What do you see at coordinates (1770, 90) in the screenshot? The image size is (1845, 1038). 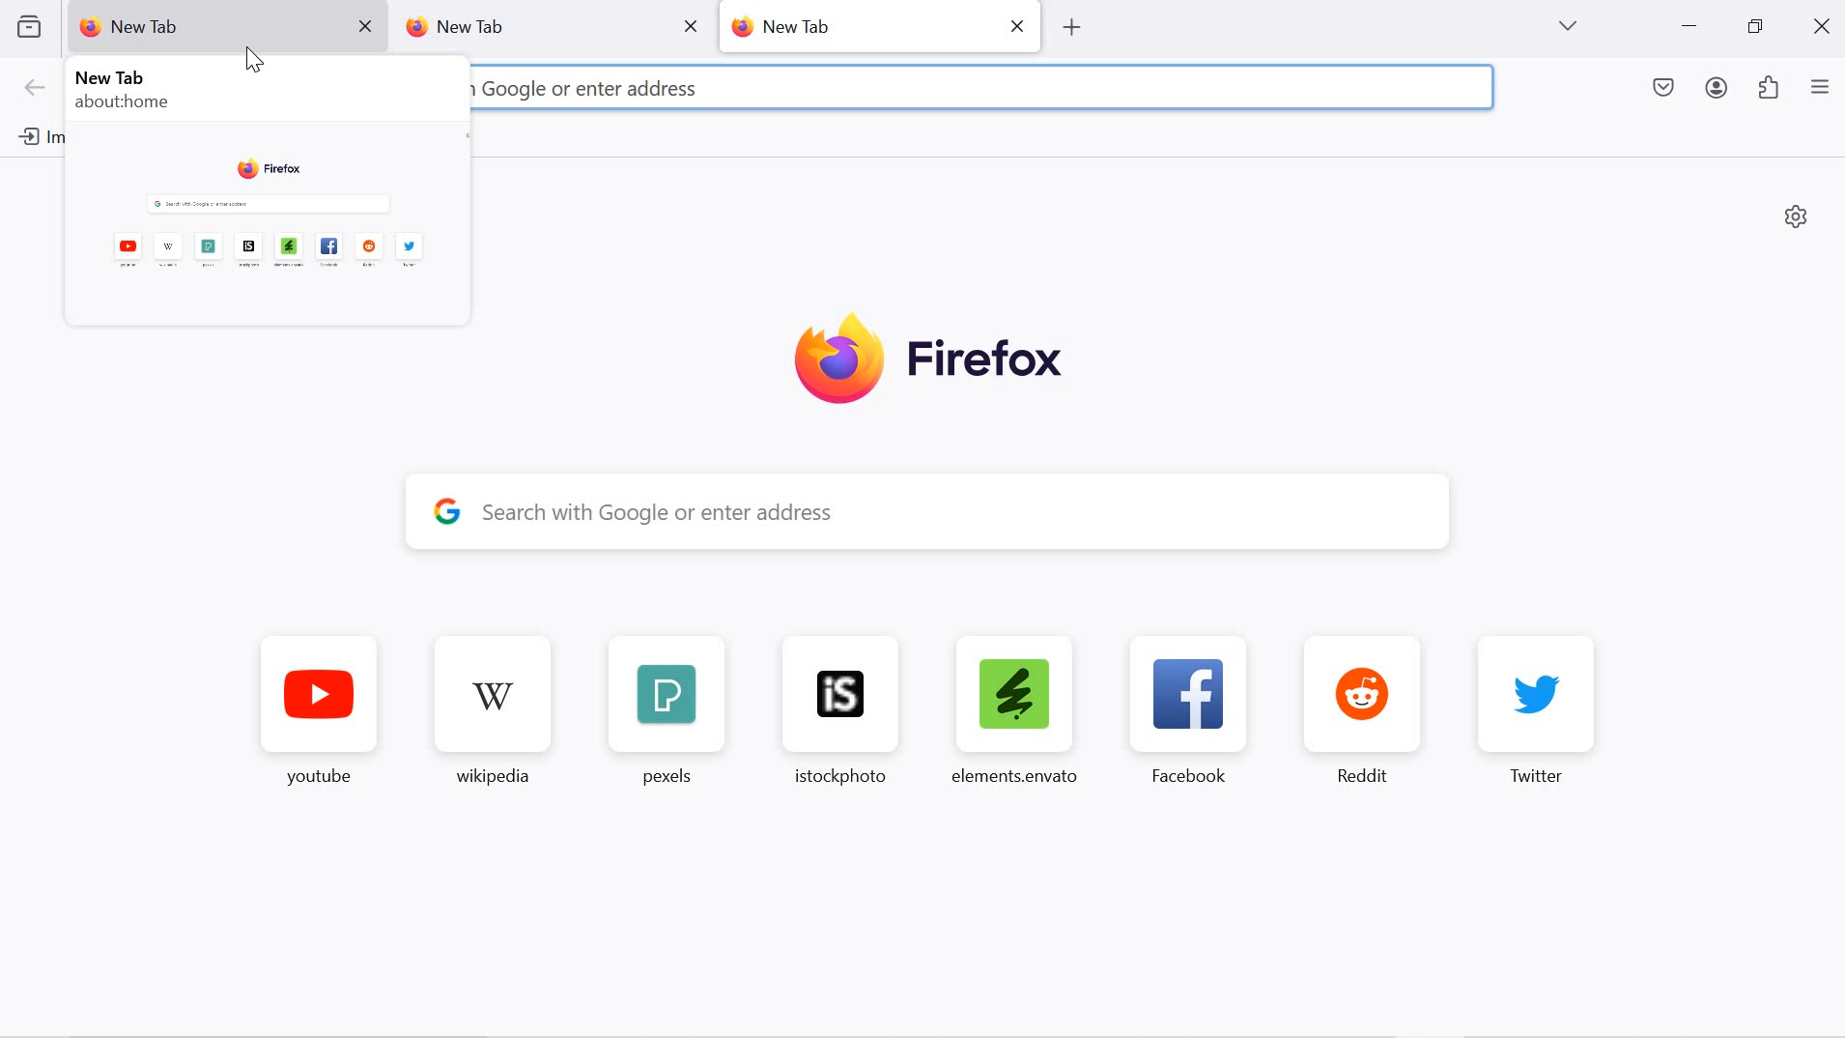 I see `extensions` at bounding box center [1770, 90].